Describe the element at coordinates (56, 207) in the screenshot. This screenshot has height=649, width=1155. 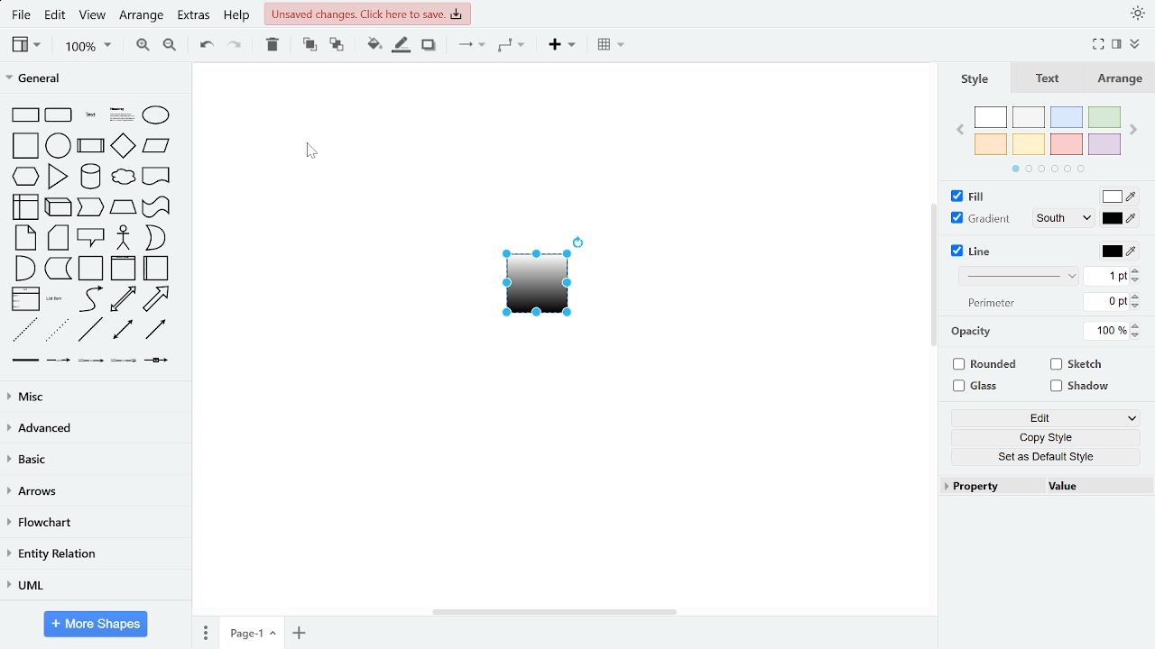
I see `general shapes` at that location.